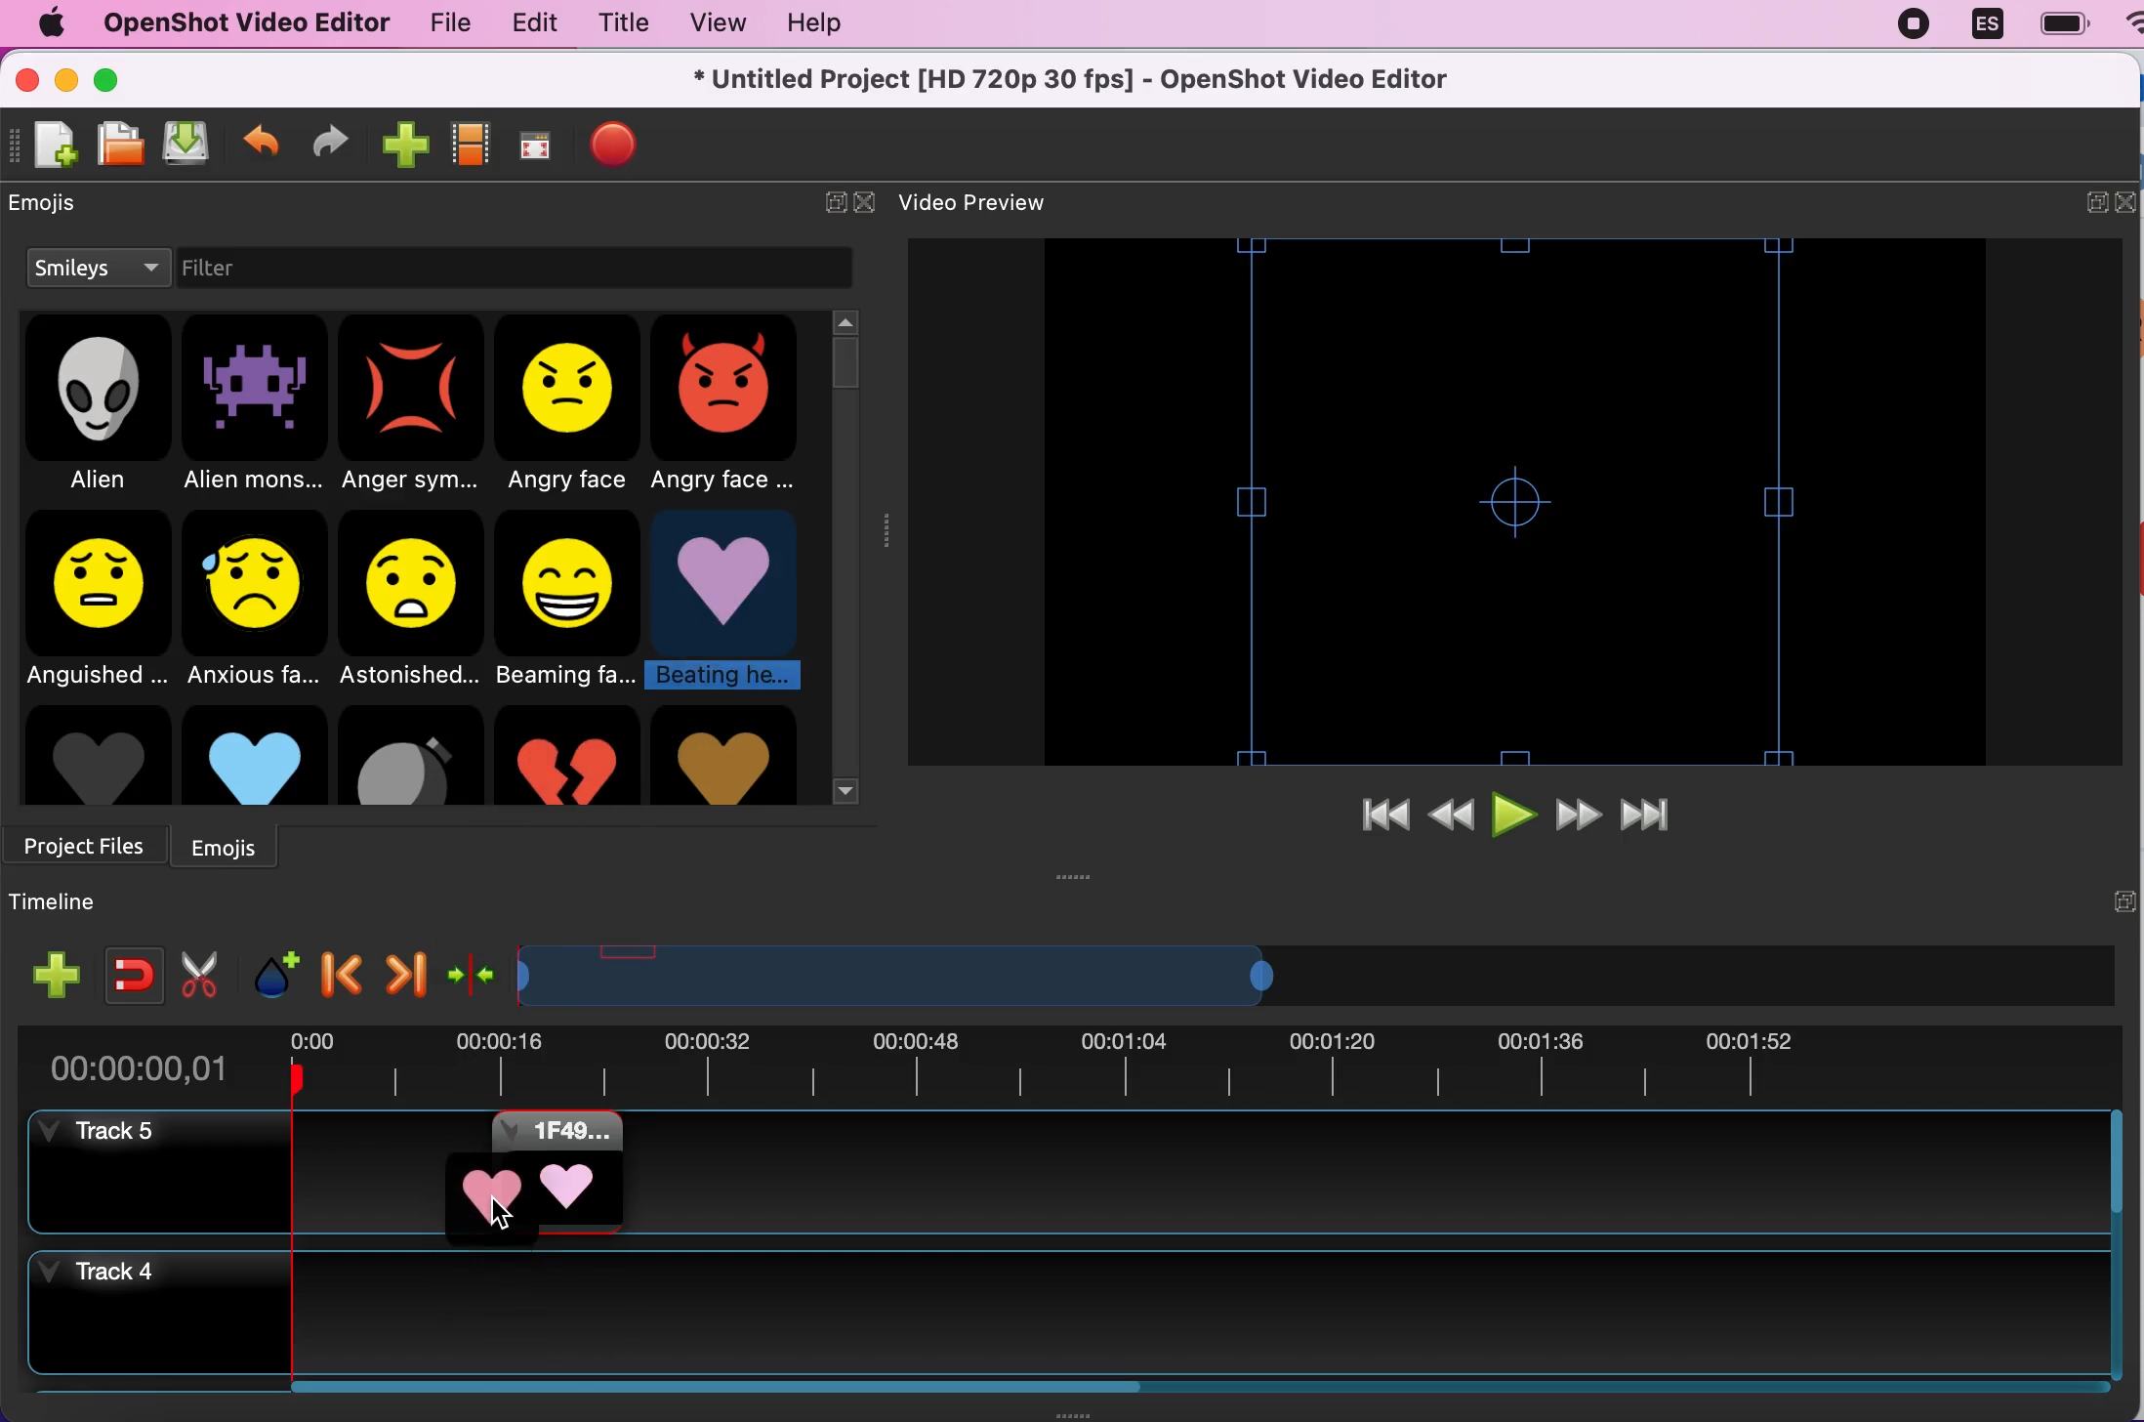  What do you see at coordinates (238, 22) in the screenshot?
I see `openshot video editor` at bounding box center [238, 22].